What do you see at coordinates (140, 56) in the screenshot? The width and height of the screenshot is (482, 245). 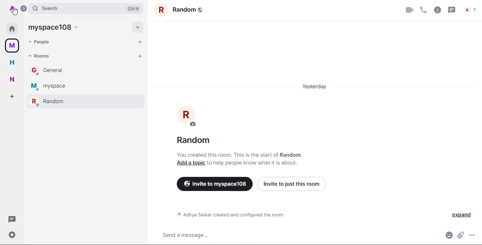 I see `add` at bounding box center [140, 56].